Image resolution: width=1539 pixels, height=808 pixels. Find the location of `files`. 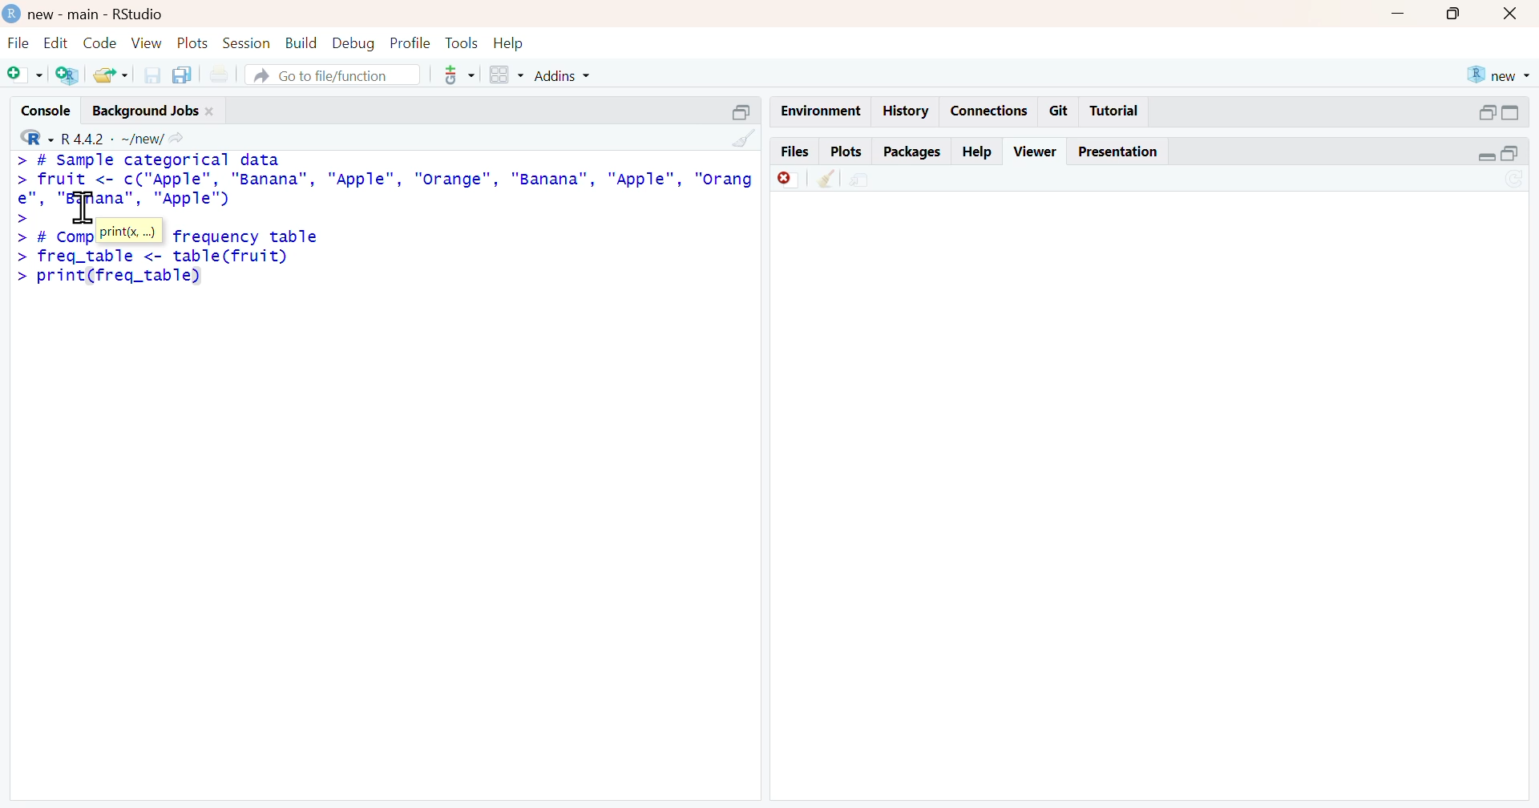

files is located at coordinates (796, 151).